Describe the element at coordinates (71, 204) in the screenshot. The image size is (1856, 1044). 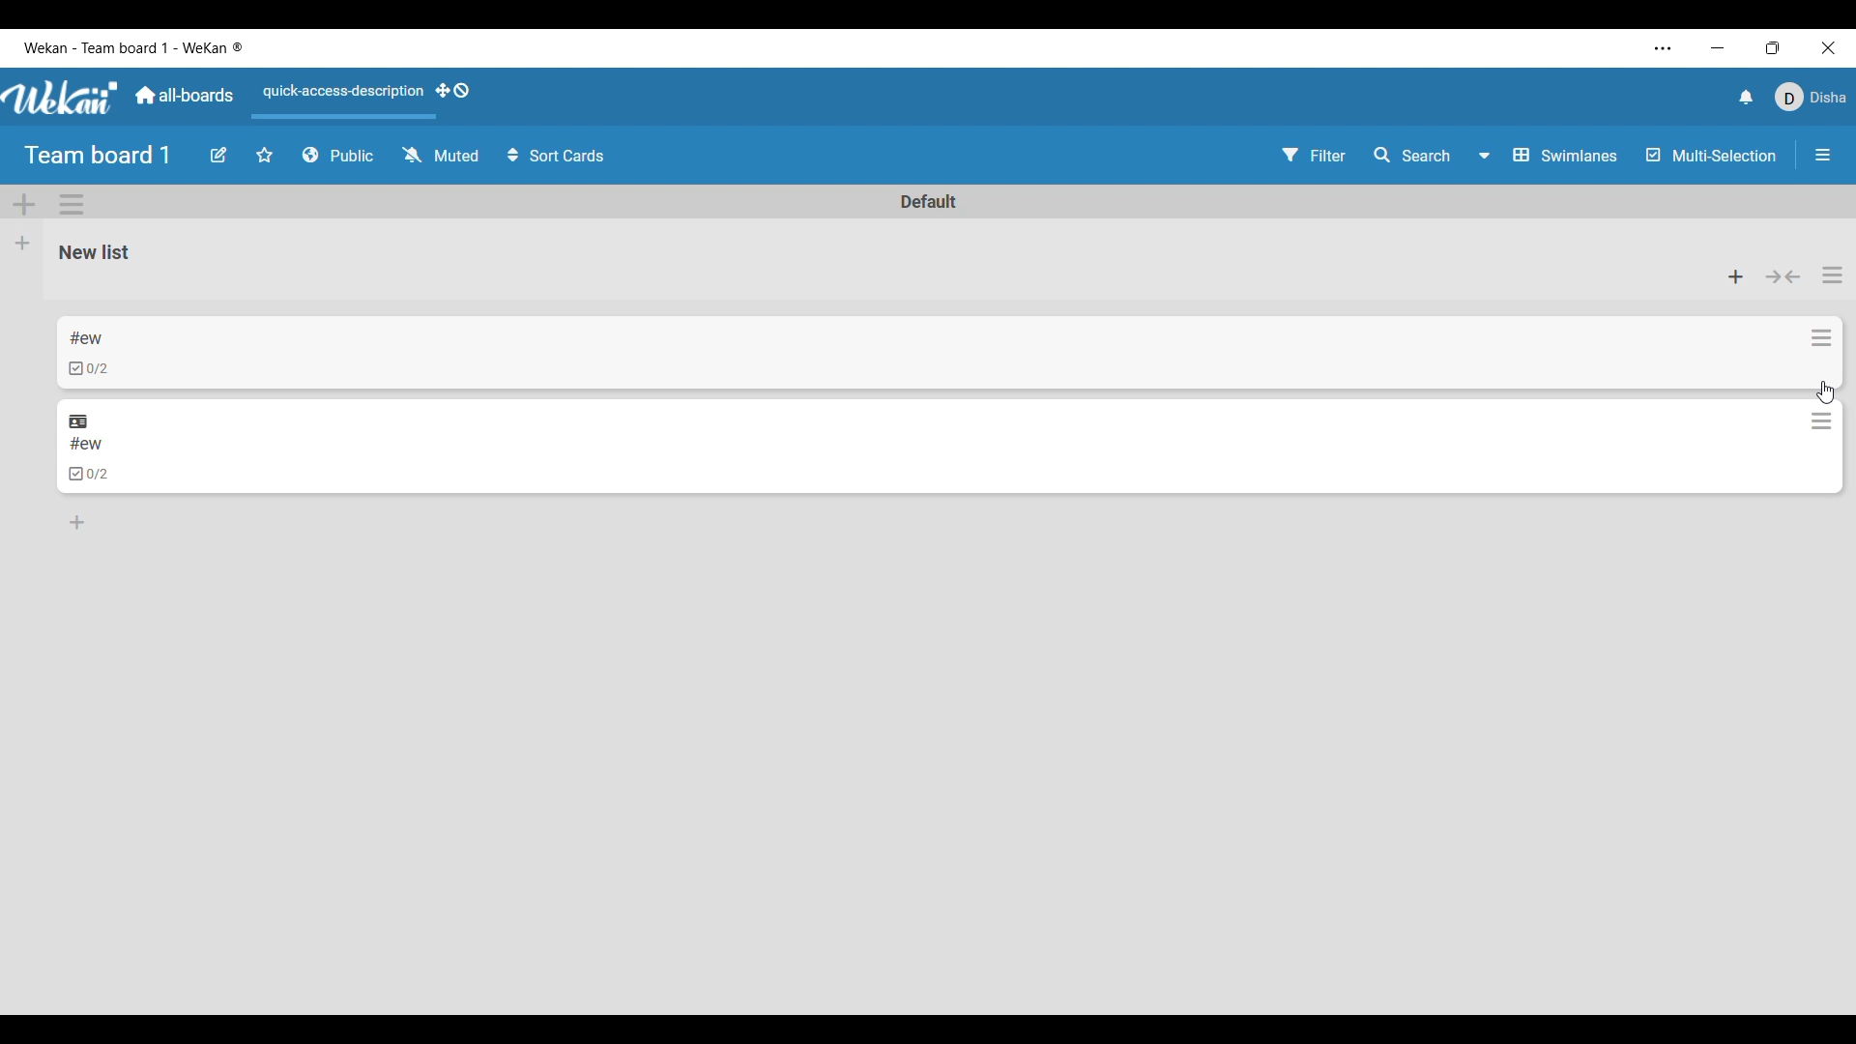
I see `Swimlane action` at that location.